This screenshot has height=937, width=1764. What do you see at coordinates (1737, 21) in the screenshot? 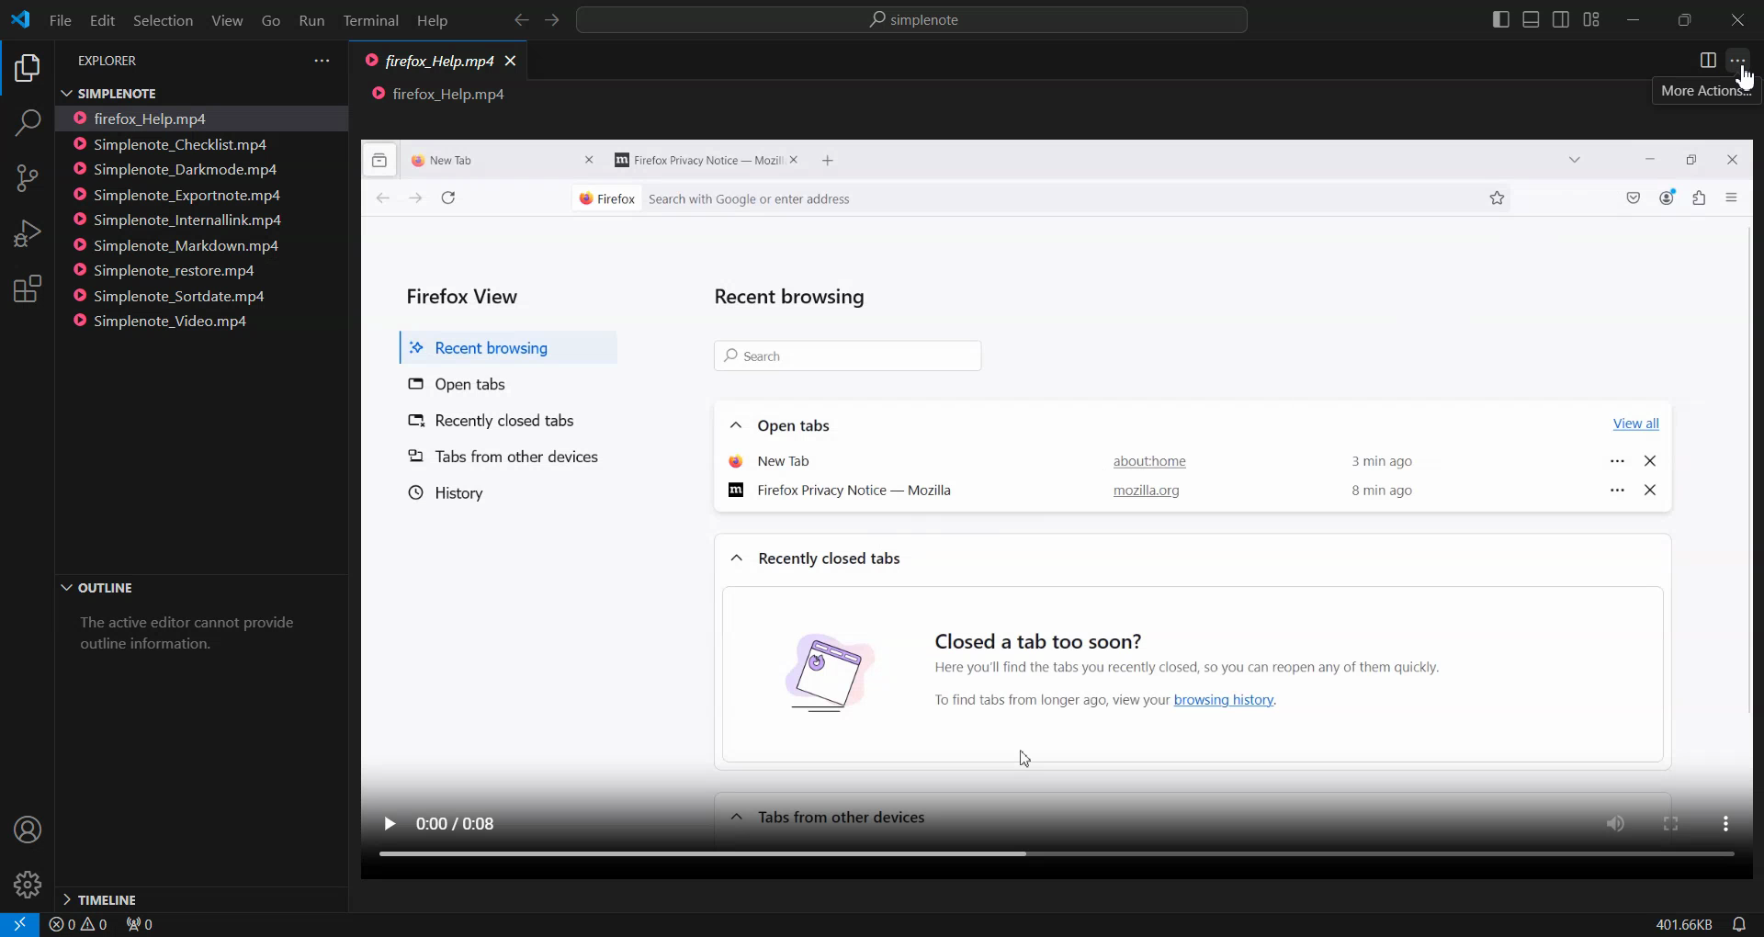
I see `Close` at bounding box center [1737, 21].